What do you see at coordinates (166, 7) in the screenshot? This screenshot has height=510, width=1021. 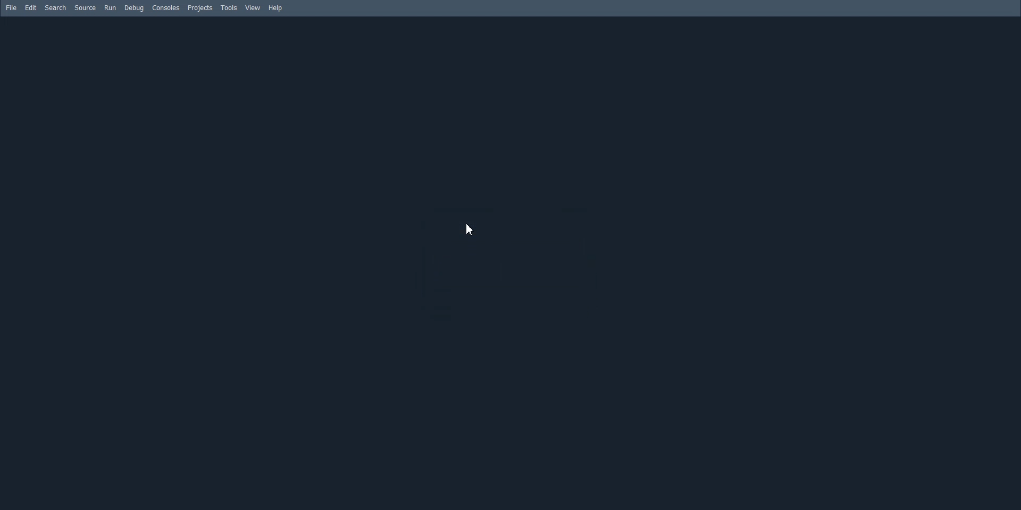 I see `Consoles` at bounding box center [166, 7].